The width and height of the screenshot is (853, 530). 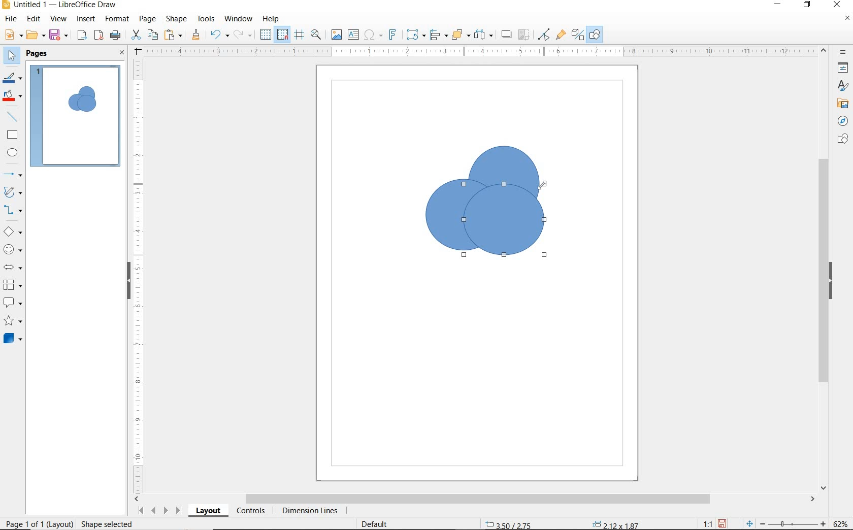 I want to click on CLOSE, so click(x=122, y=53).